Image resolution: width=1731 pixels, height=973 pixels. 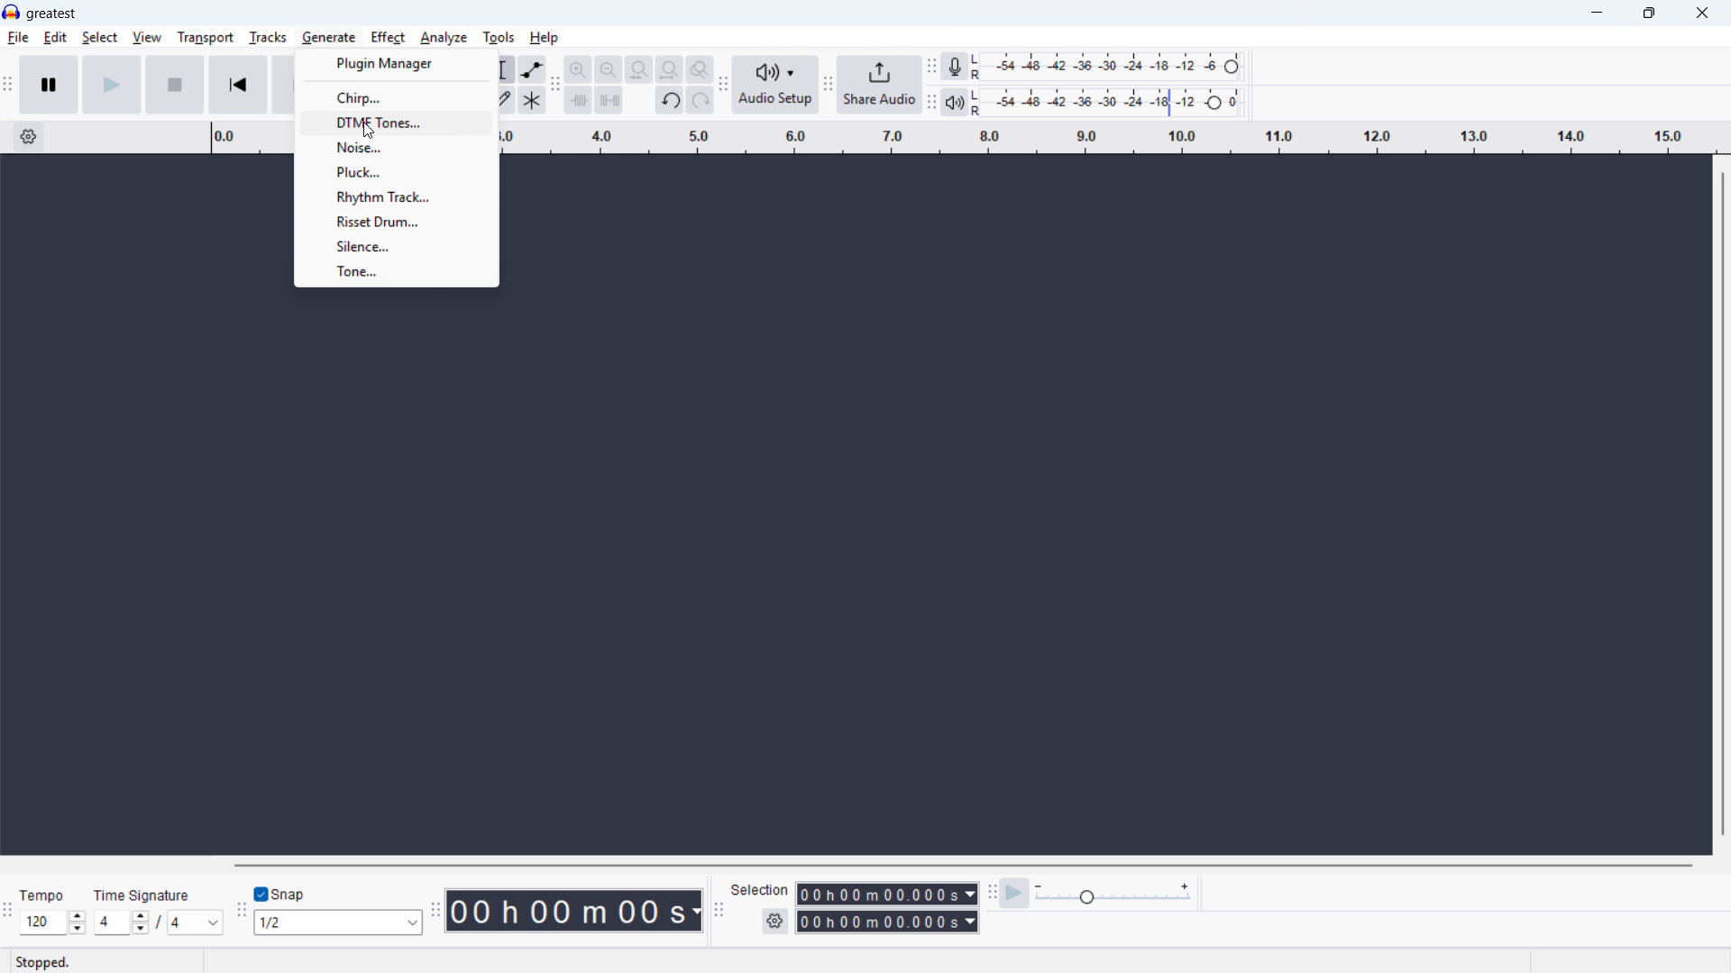 What do you see at coordinates (51, 14) in the screenshot?
I see `greatest` at bounding box center [51, 14].